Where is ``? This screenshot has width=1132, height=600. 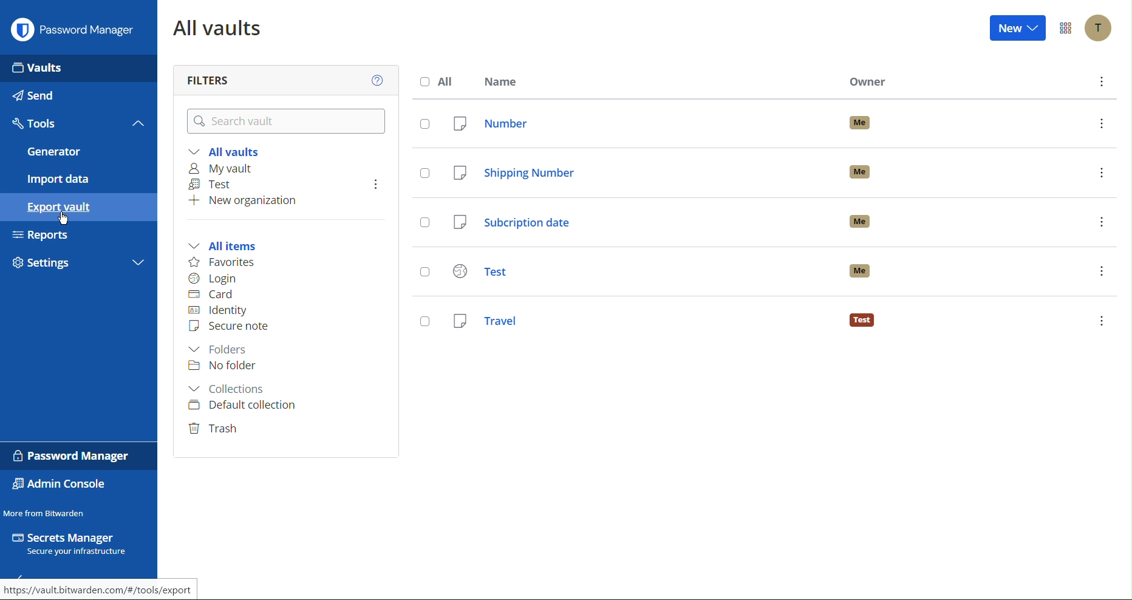
 is located at coordinates (424, 274).